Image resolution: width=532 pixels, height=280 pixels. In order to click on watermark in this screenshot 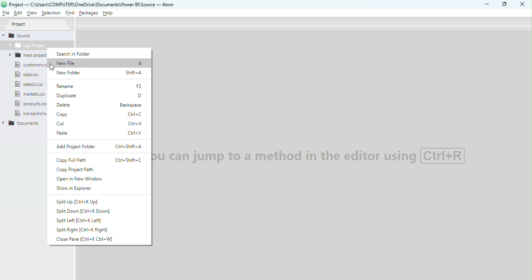, I will do `click(309, 160)`.